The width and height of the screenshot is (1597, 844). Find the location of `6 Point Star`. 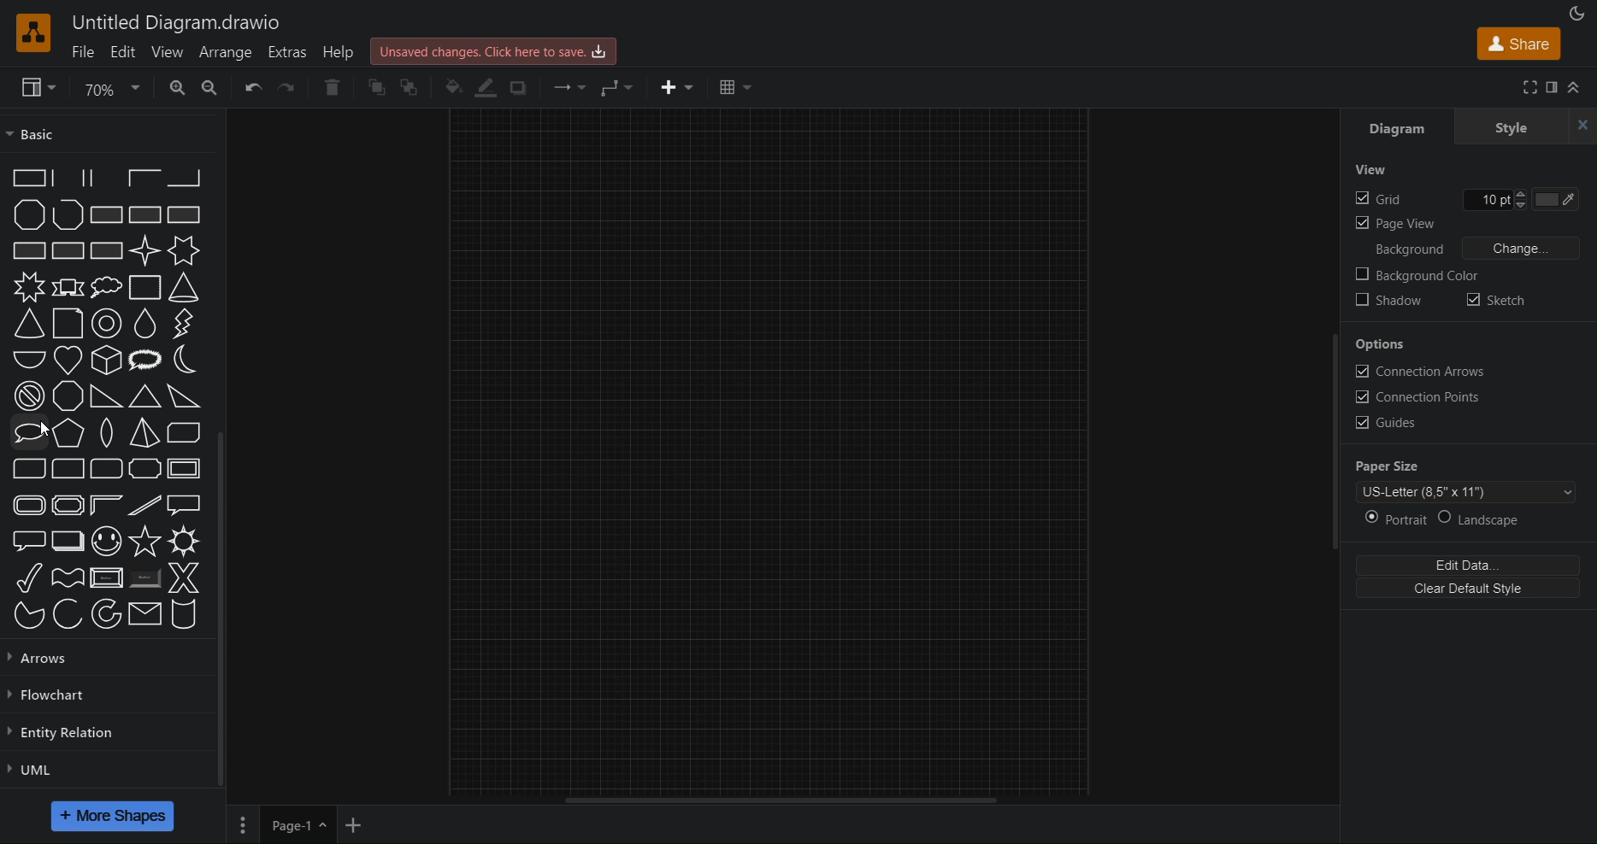

6 Point Star is located at coordinates (184, 250).